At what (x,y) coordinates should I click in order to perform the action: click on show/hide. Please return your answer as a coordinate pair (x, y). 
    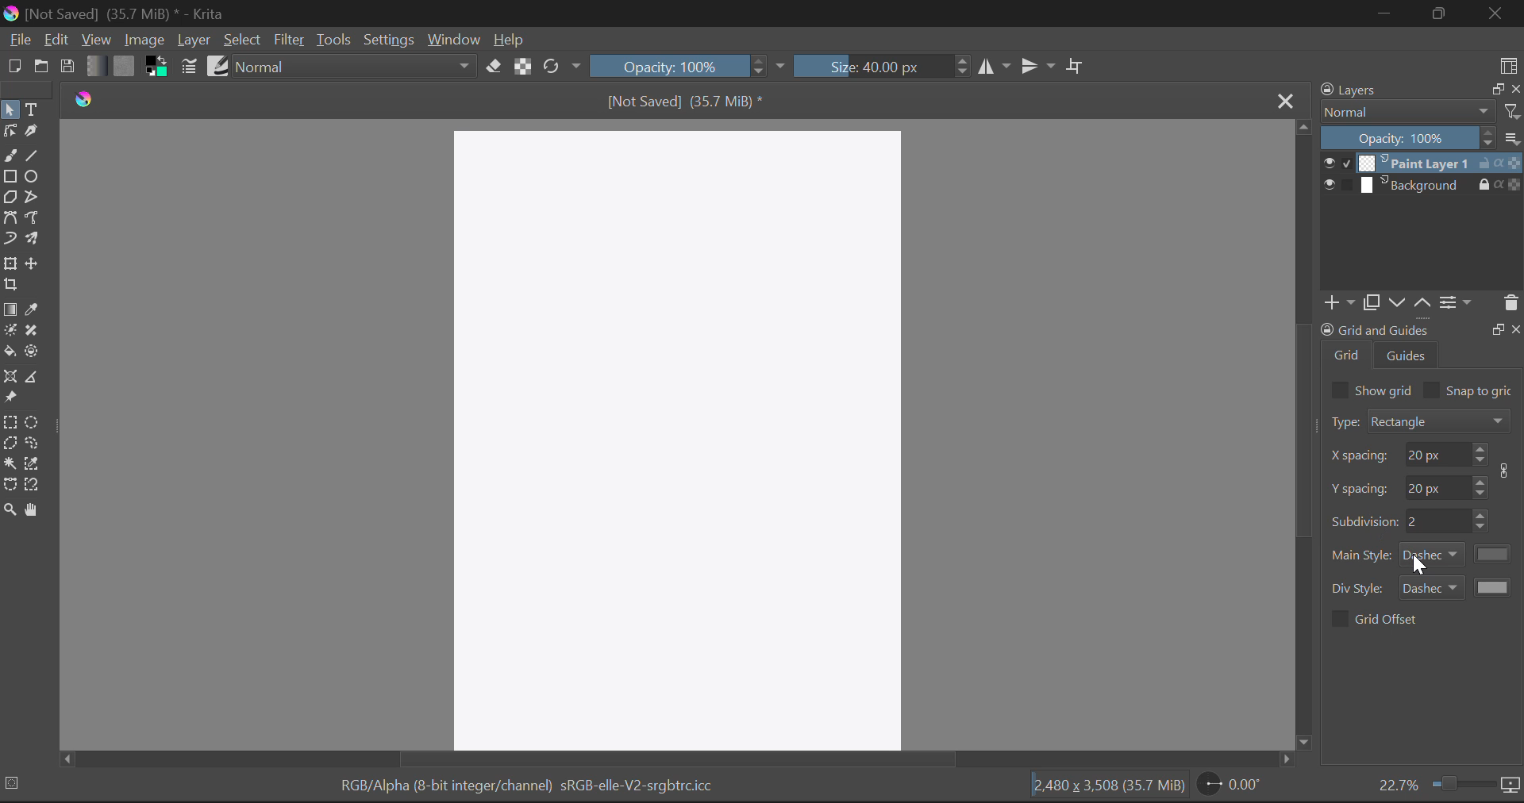
    Looking at the image, I should click on (1337, 163).